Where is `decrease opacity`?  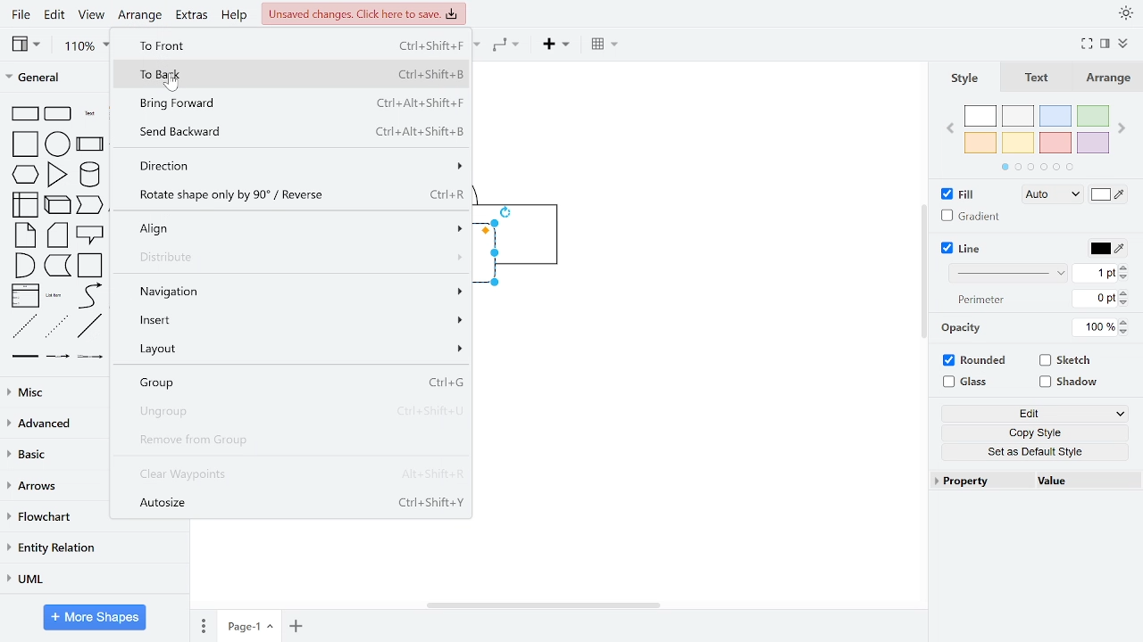 decrease opacity is located at coordinates (1124, 332).